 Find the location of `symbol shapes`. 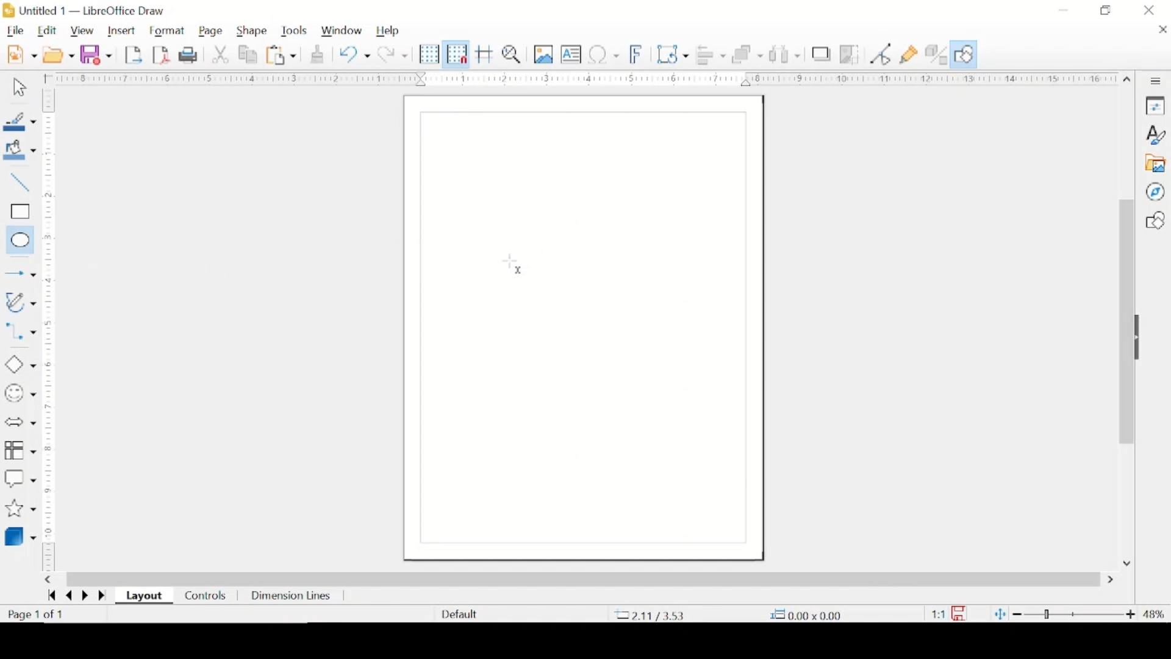

symbol shapes is located at coordinates (20, 394).